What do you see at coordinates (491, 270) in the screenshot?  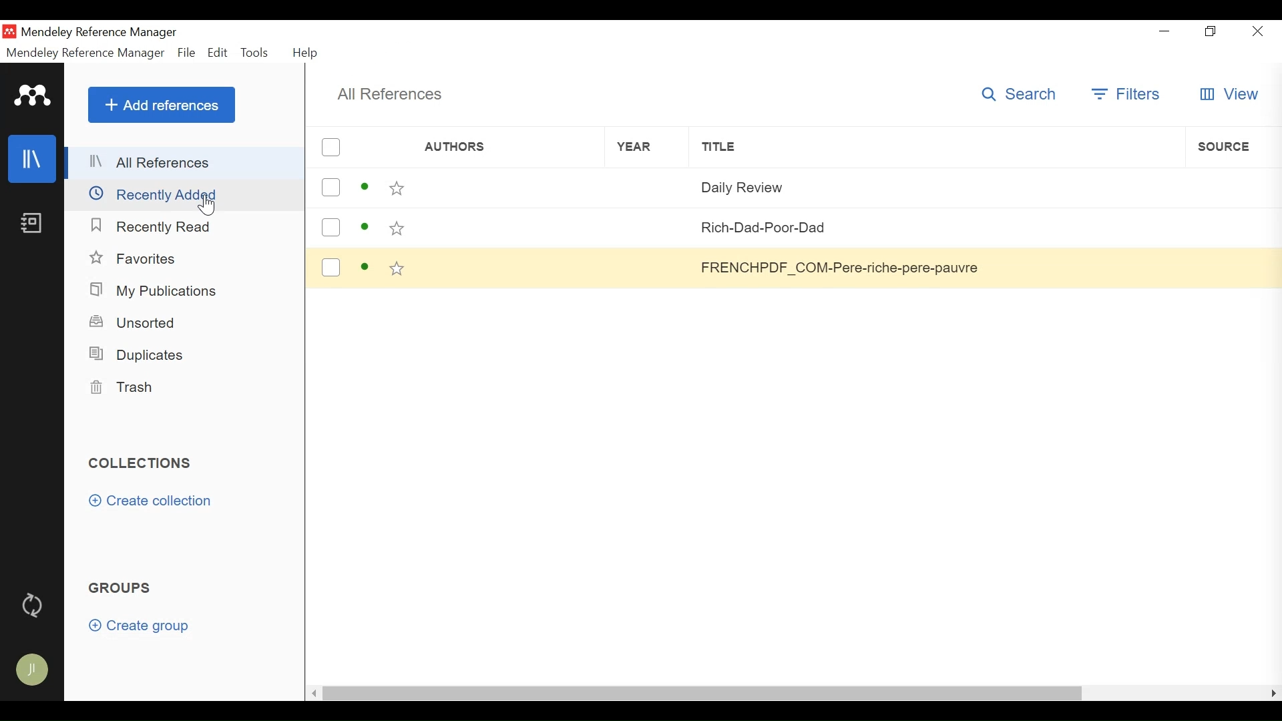 I see `Author` at bounding box center [491, 270].